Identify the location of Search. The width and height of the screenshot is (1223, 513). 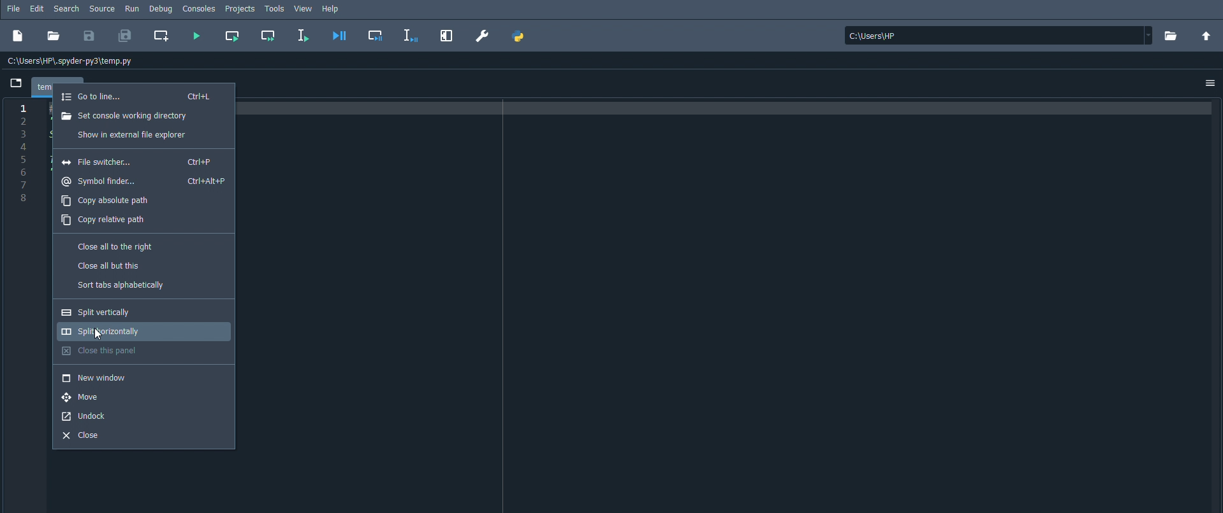
(67, 9).